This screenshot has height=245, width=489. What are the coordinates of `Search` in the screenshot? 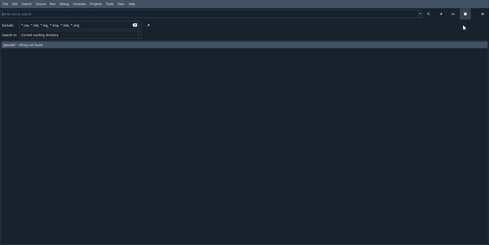 It's located at (27, 4).